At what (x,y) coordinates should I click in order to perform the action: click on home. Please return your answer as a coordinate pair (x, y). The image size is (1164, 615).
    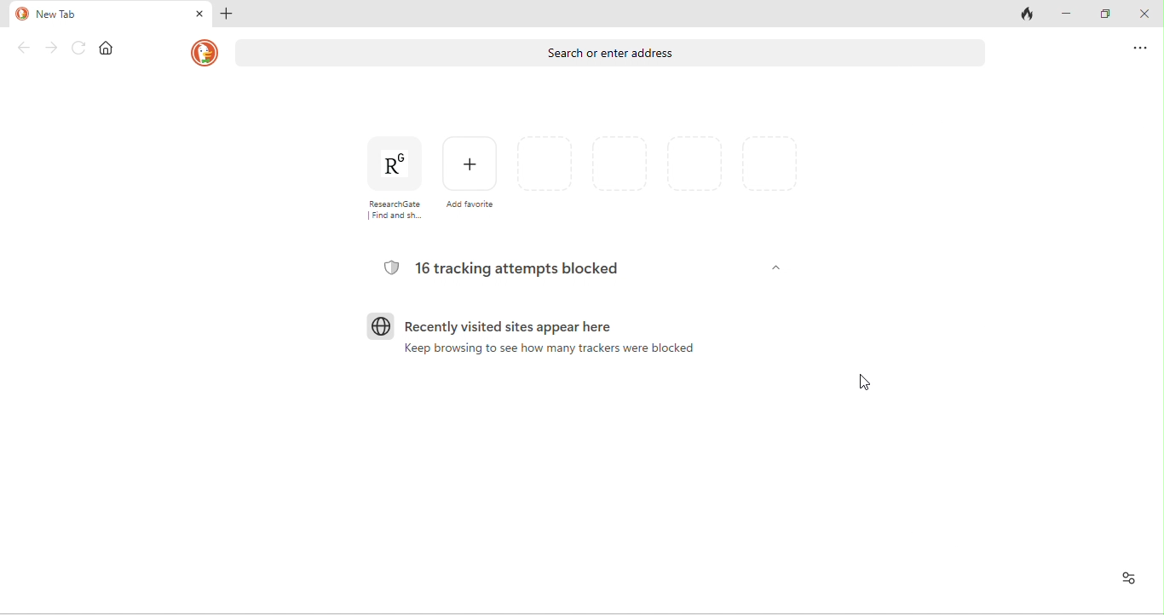
    Looking at the image, I should click on (111, 49).